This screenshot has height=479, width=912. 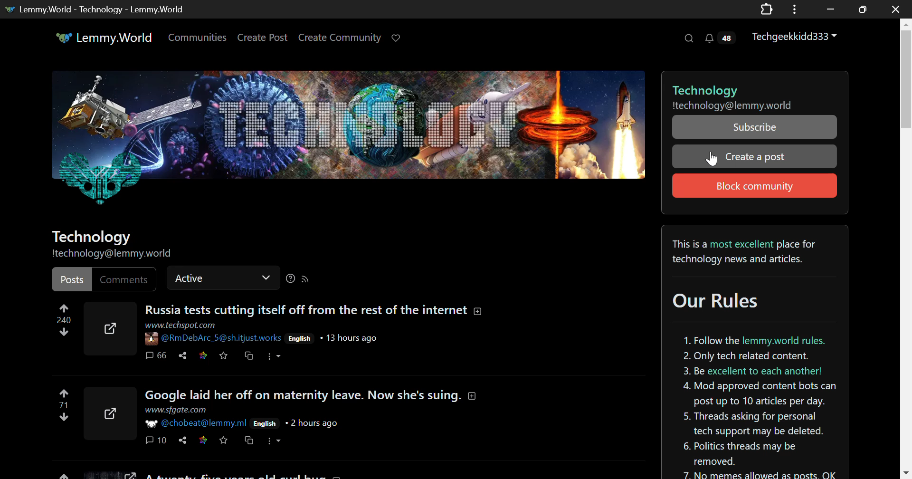 I want to click on Create Post, so click(x=264, y=38).